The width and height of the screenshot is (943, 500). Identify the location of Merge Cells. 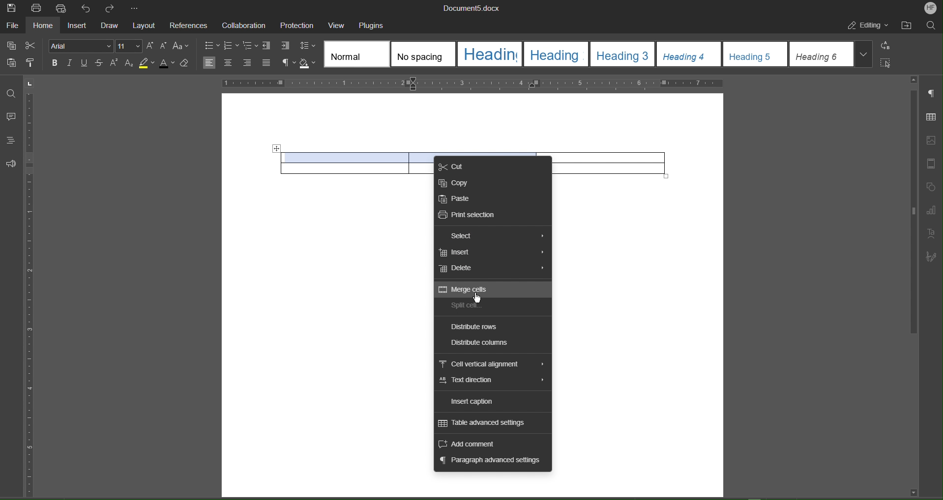
(469, 290).